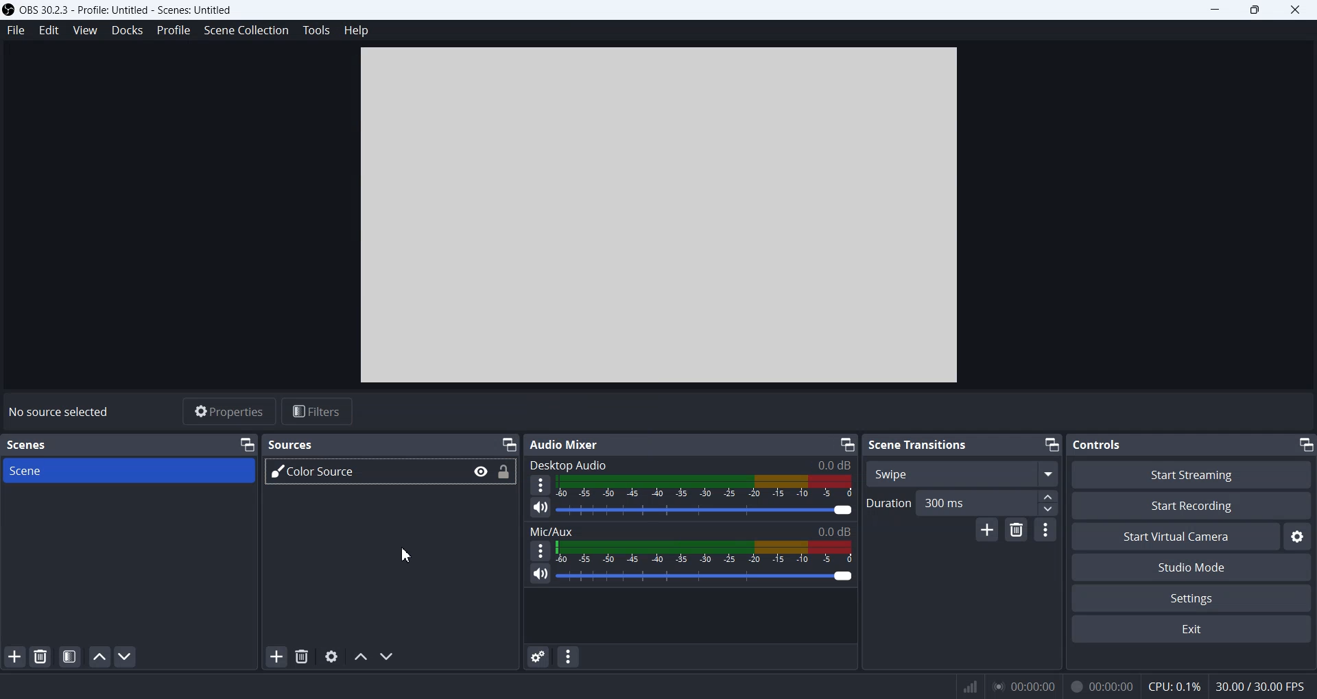 The image size is (1317, 699). I want to click on Open Source Properties, so click(331, 657).